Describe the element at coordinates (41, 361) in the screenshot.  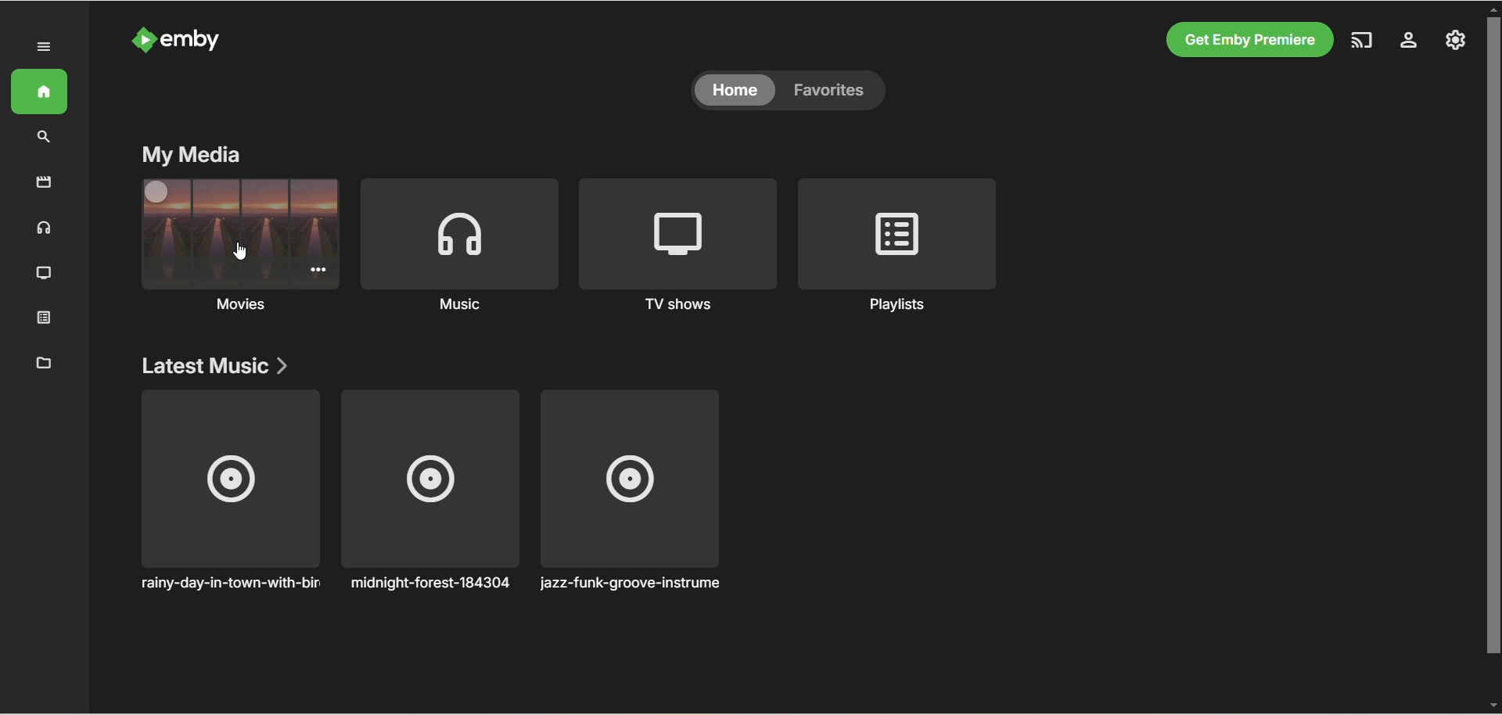
I see `metadata manager` at that location.